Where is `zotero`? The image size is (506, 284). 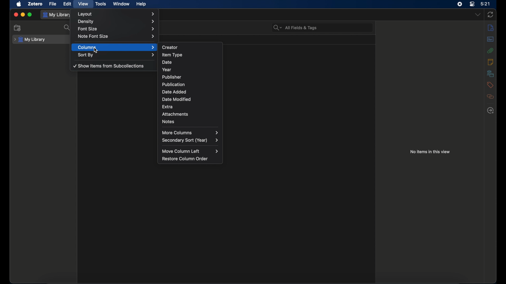 zotero is located at coordinates (35, 4).